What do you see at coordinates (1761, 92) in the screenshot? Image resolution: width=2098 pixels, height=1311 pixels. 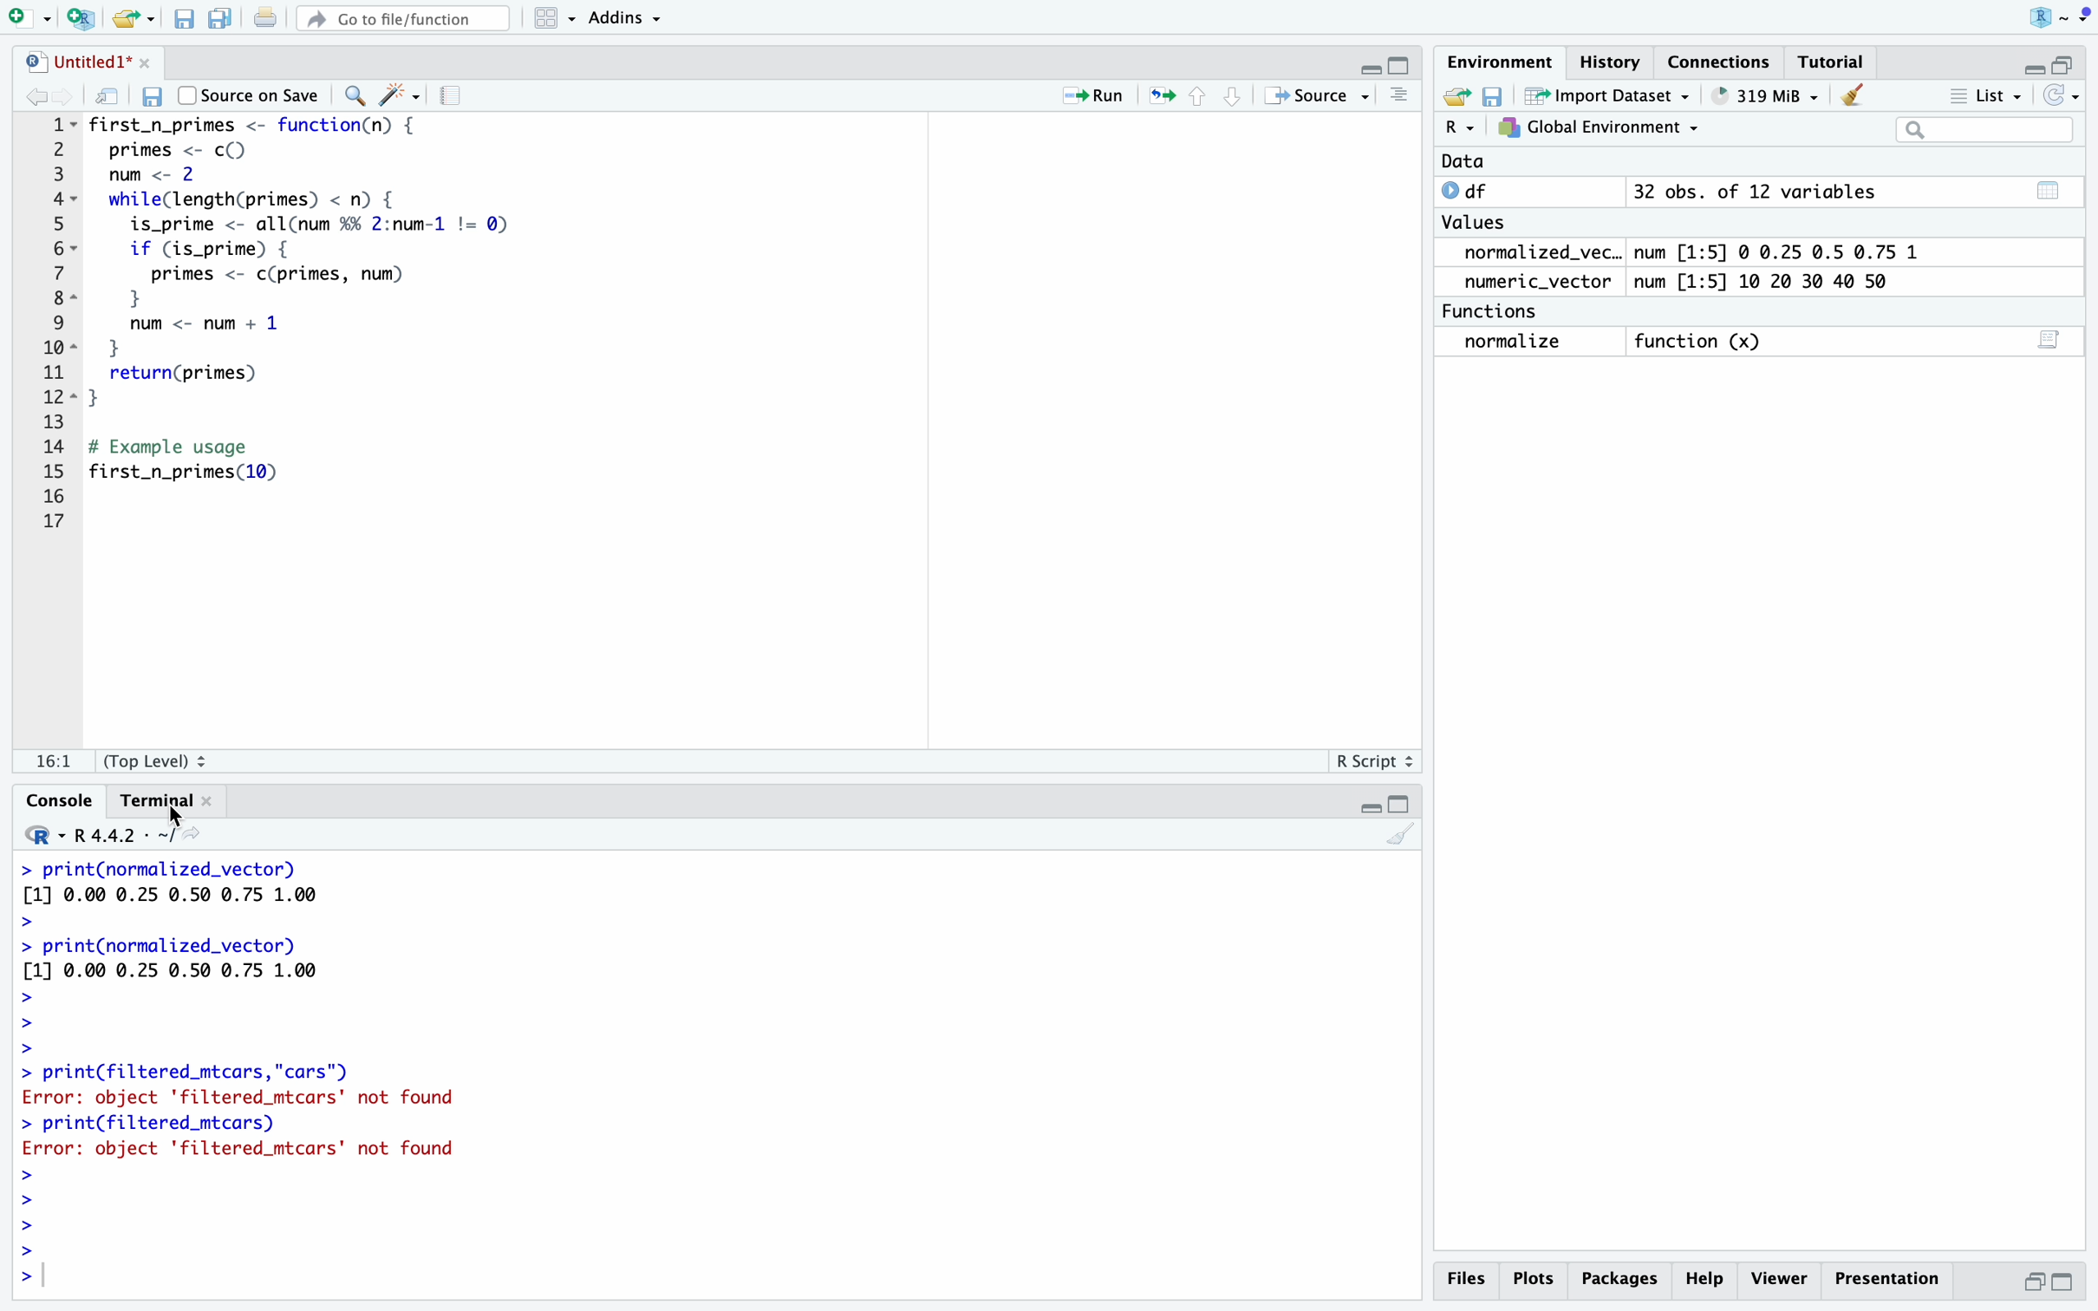 I see `® 651 MiB ` at bounding box center [1761, 92].